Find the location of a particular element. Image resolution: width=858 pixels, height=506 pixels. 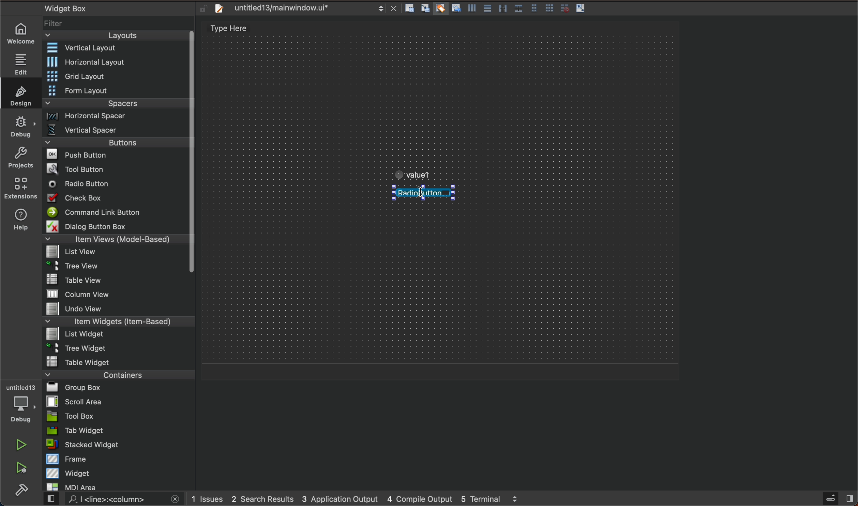

 is located at coordinates (518, 9).